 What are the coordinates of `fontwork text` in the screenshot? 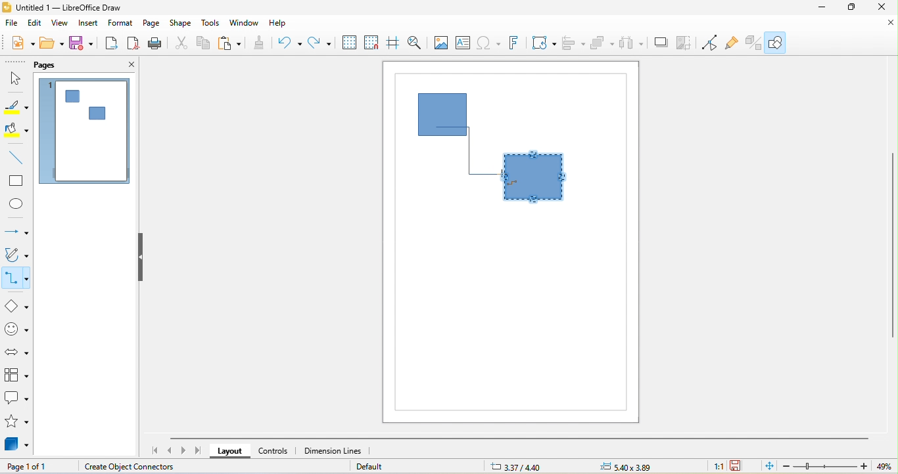 It's located at (518, 43).